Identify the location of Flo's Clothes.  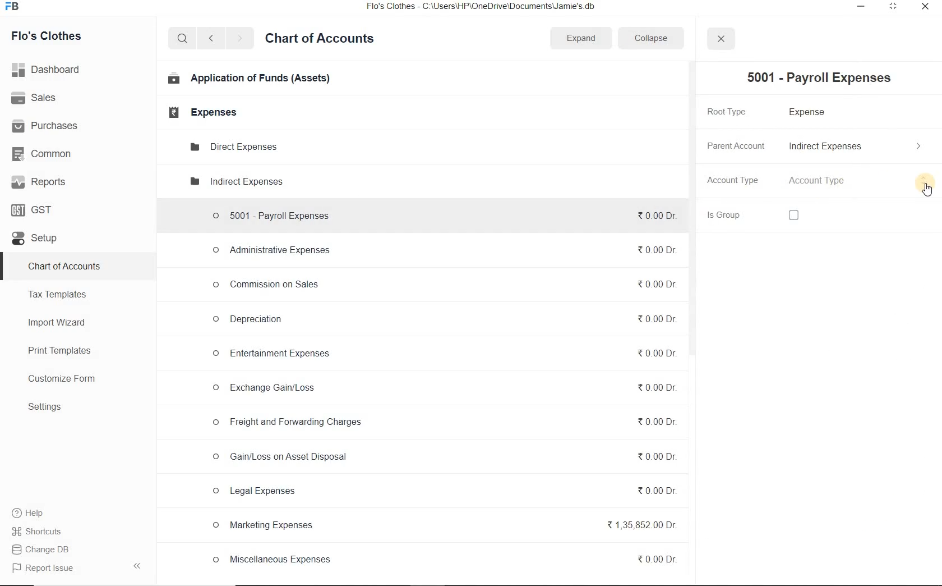
(48, 36).